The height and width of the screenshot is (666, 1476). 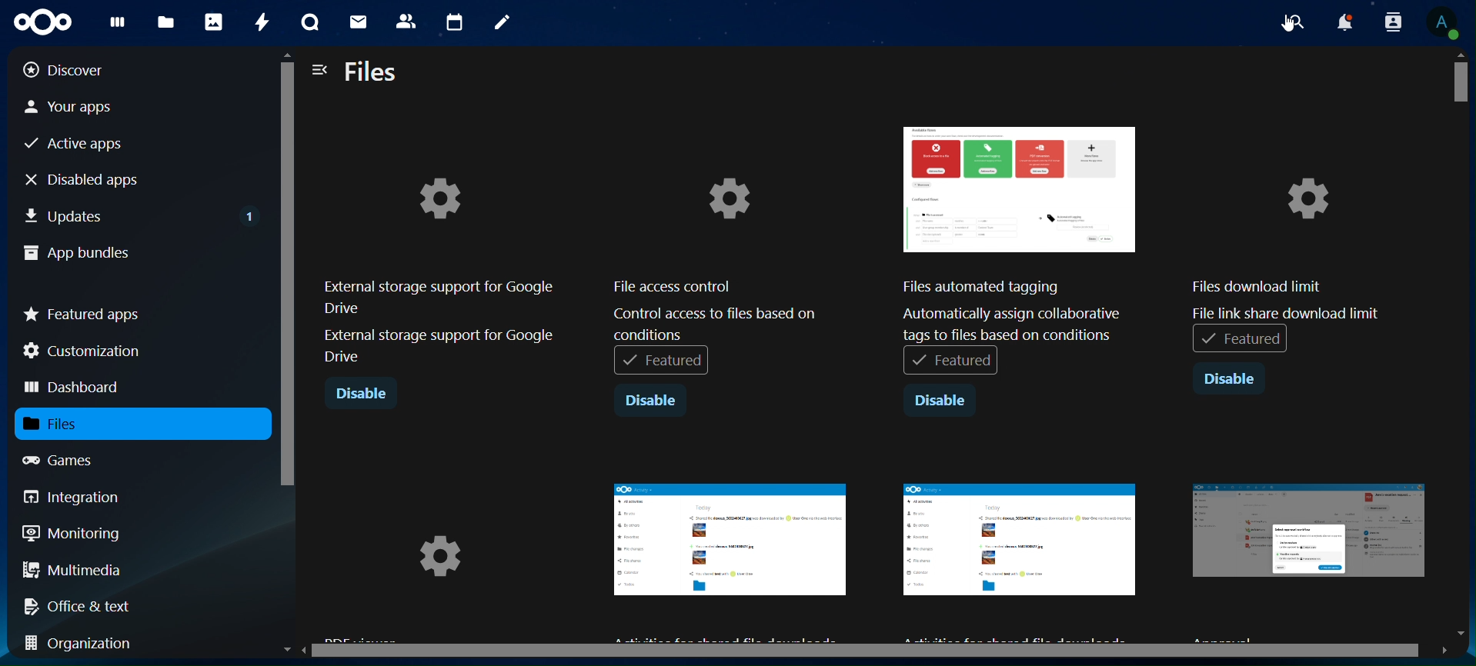 What do you see at coordinates (1285, 28) in the screenshot?
I see `cursor` at bounding box center [1285, 28].